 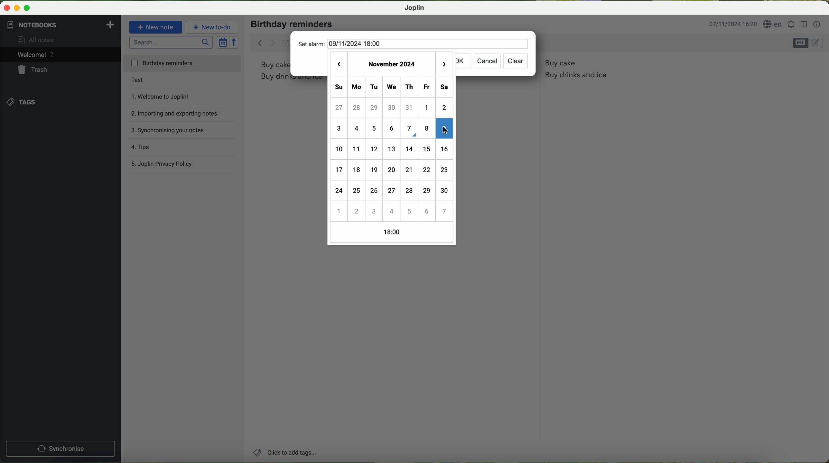 What do you see at coordinates (344, 44) in the screenshot?
I see `set alarm 09/11/2024 18:00` at bounding box center [344, 44].